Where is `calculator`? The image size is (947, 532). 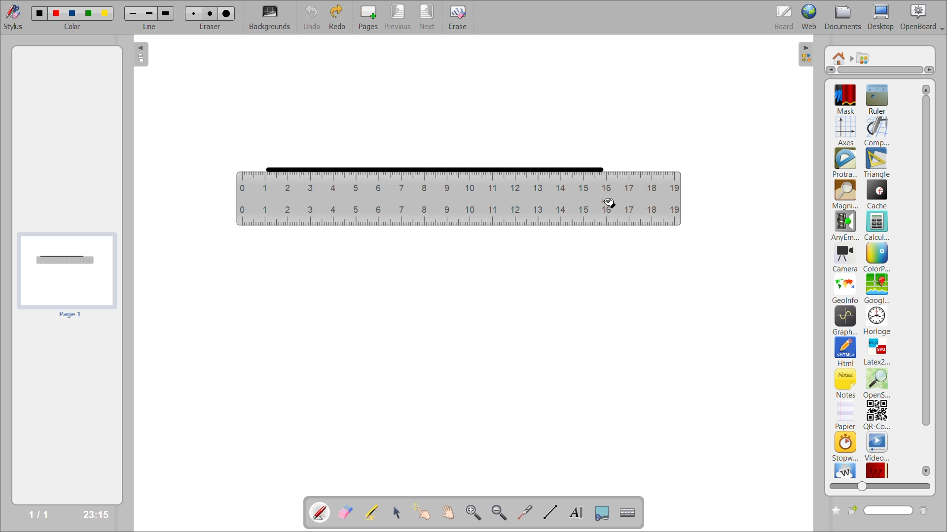 calculator is located at coordinates (878, 225).